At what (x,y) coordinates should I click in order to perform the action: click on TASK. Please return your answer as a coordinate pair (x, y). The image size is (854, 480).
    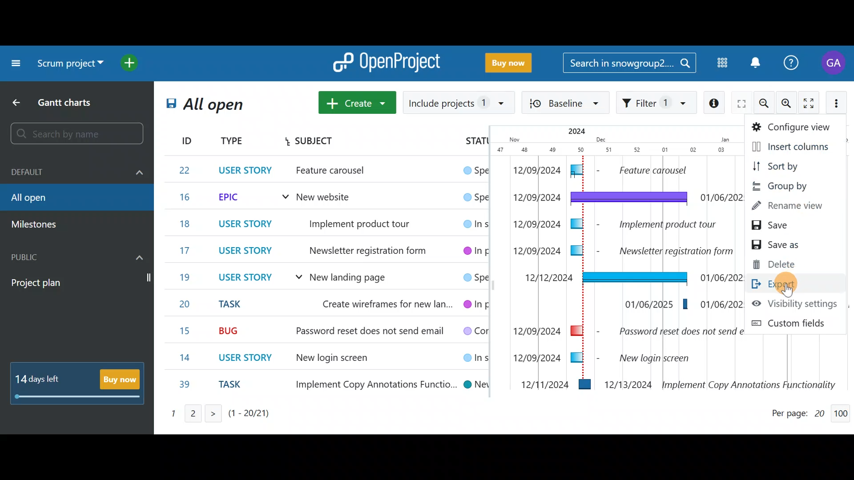
    Looking at the image, I should click on (235, 387).